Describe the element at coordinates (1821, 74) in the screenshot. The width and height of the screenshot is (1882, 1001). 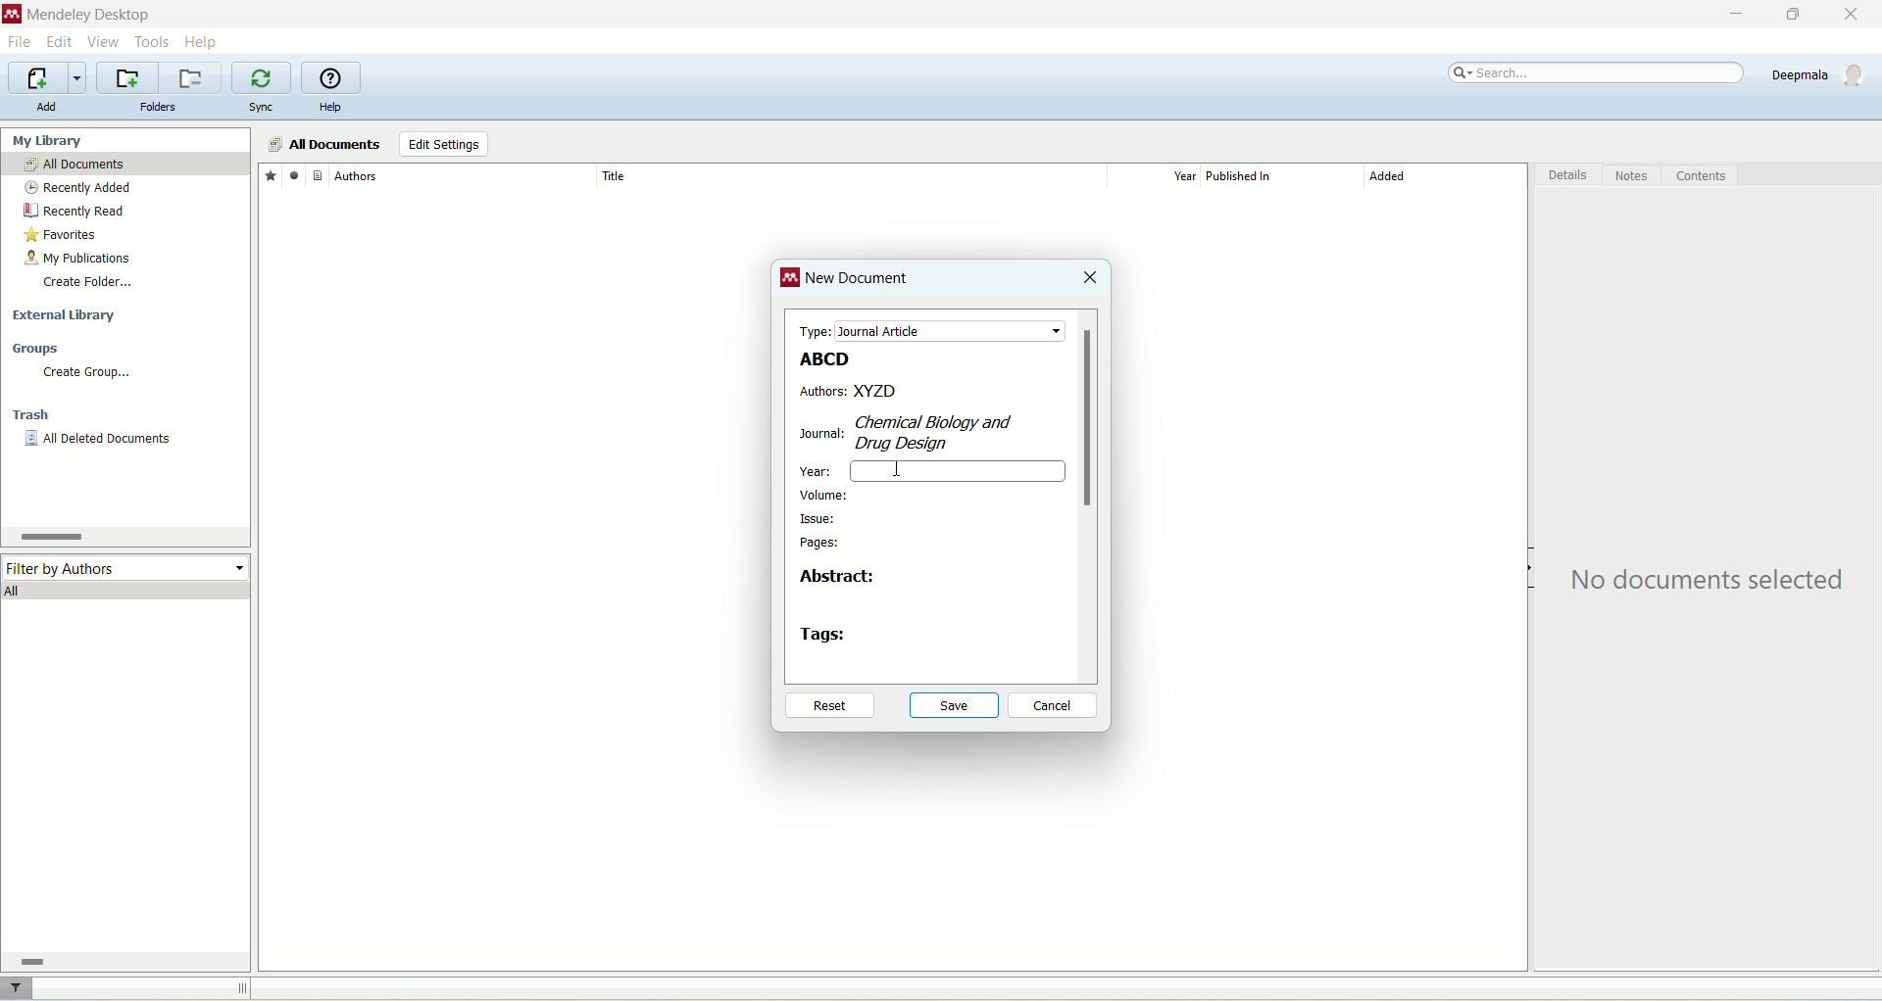
I see `account` at that location.